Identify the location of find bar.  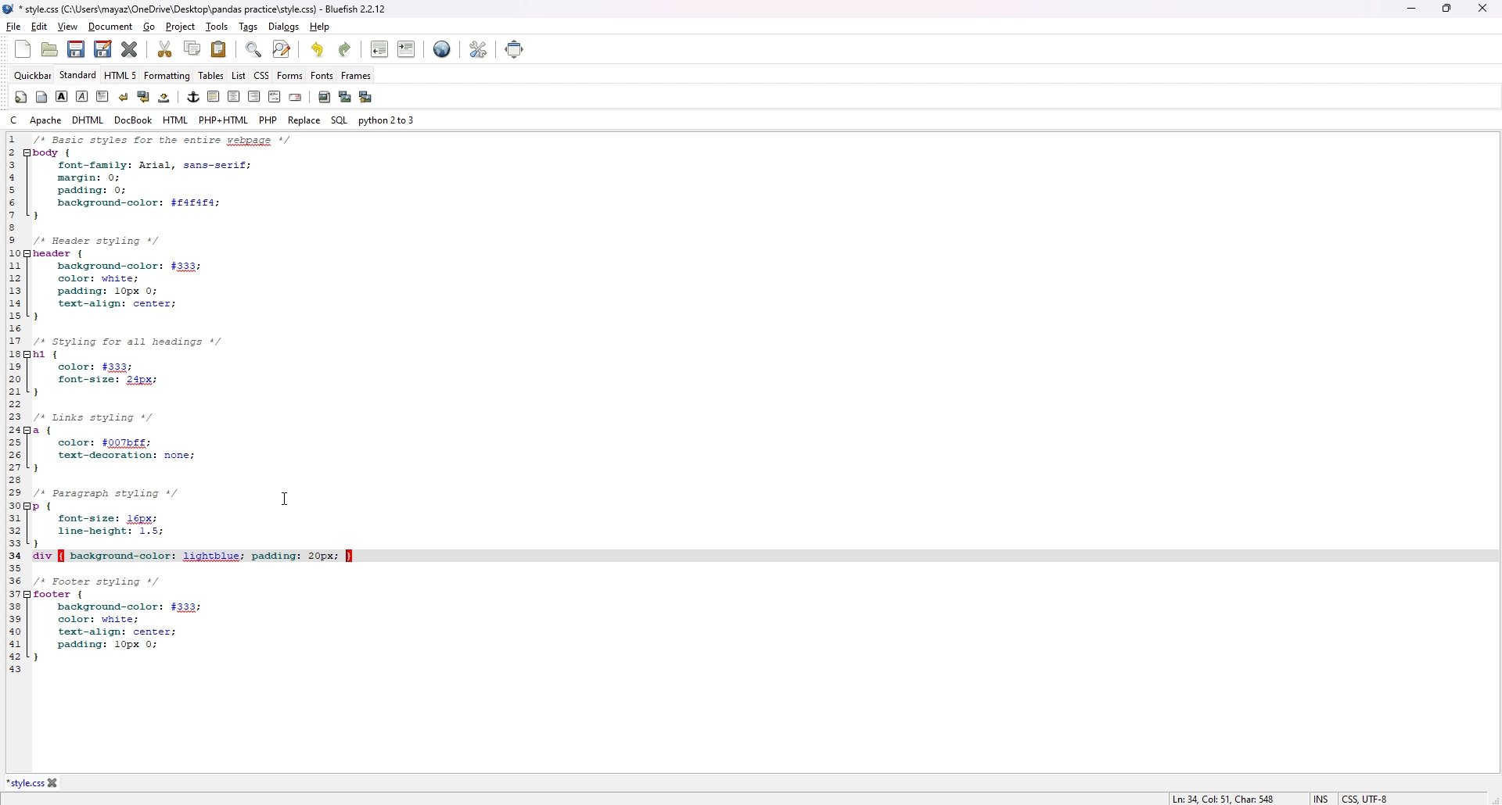
(253, 50).